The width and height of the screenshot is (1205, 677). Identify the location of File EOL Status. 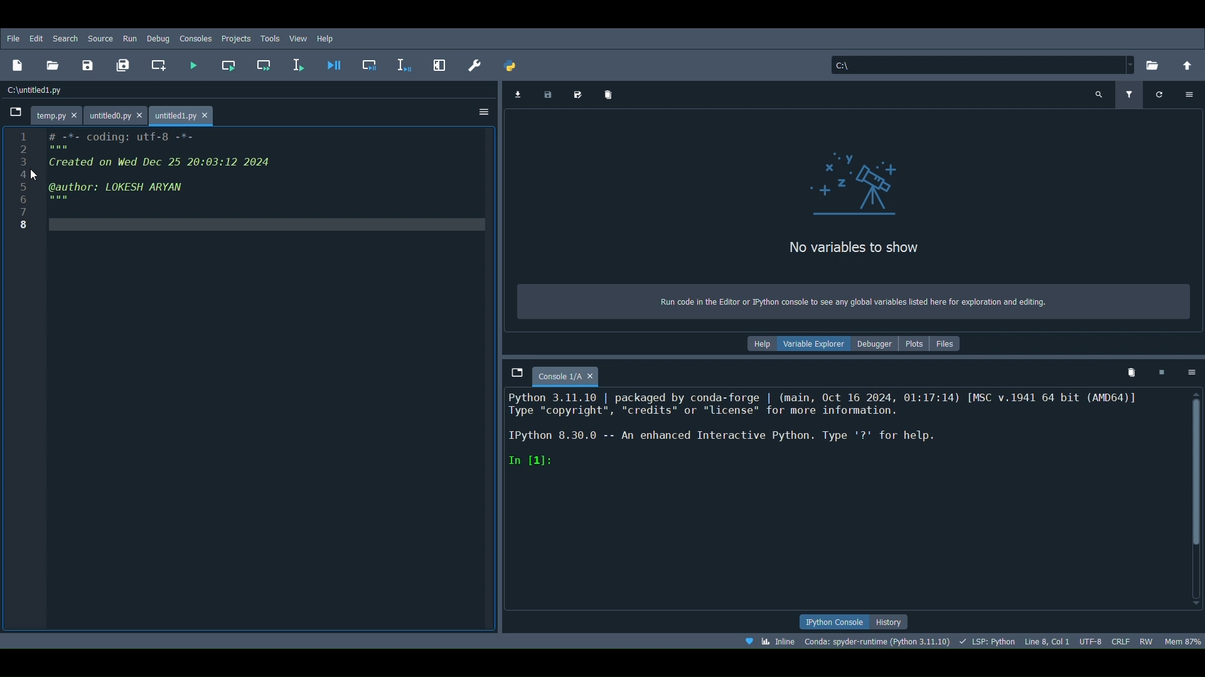
(1122, 639).